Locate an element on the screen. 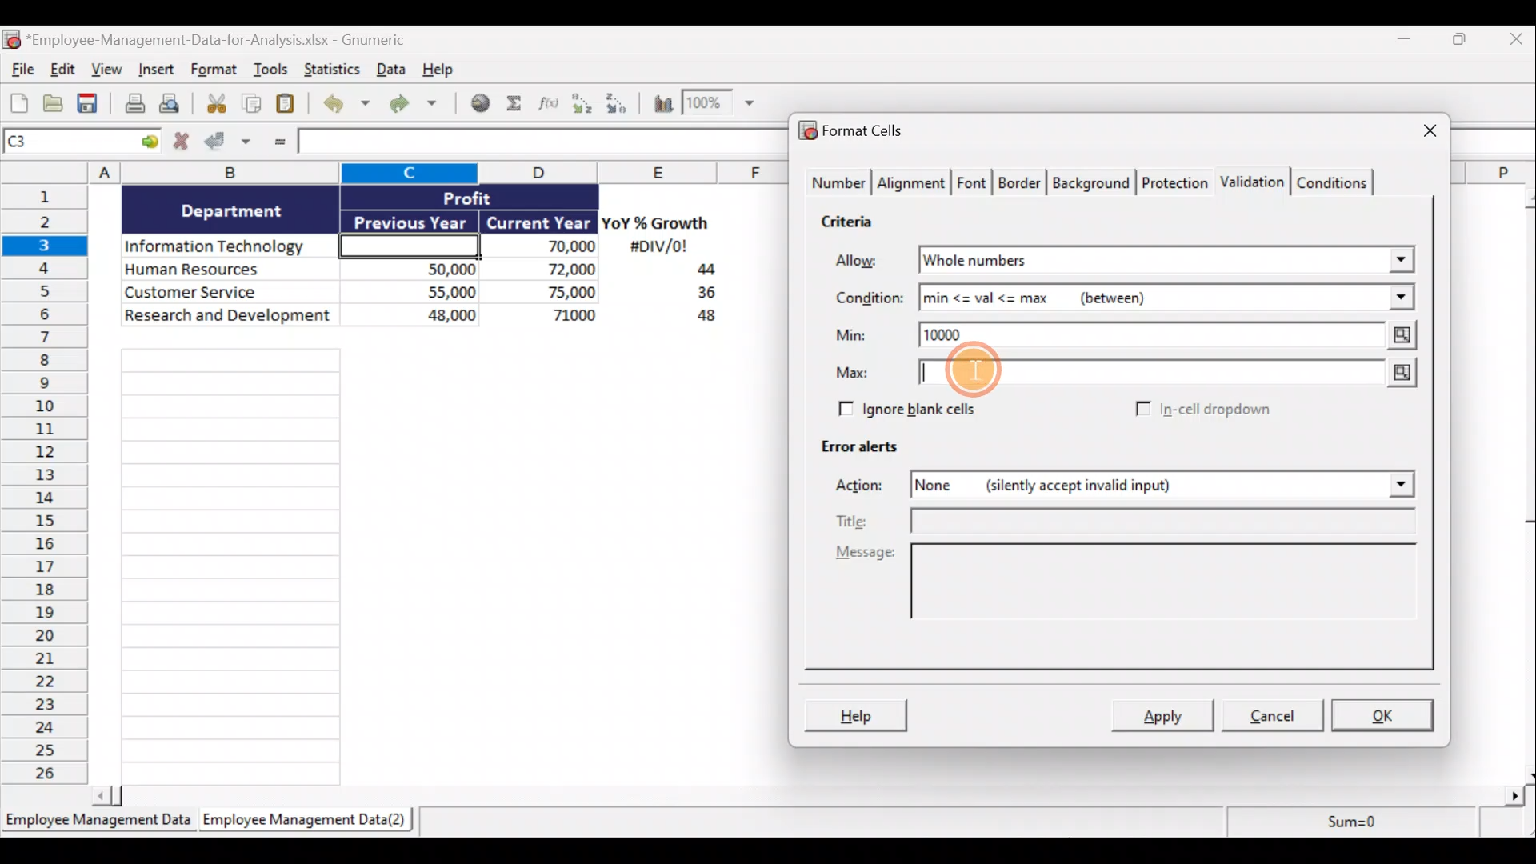  Research and development is located at coordinates (229, 317).